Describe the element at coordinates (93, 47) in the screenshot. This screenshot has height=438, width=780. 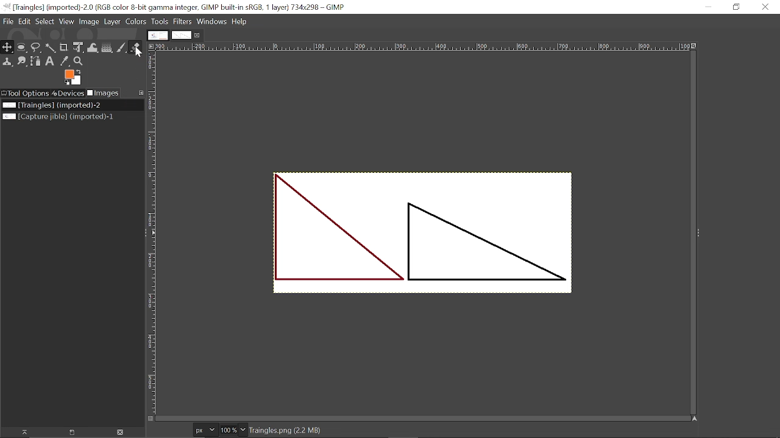
I see `Warp text tool` at that location.